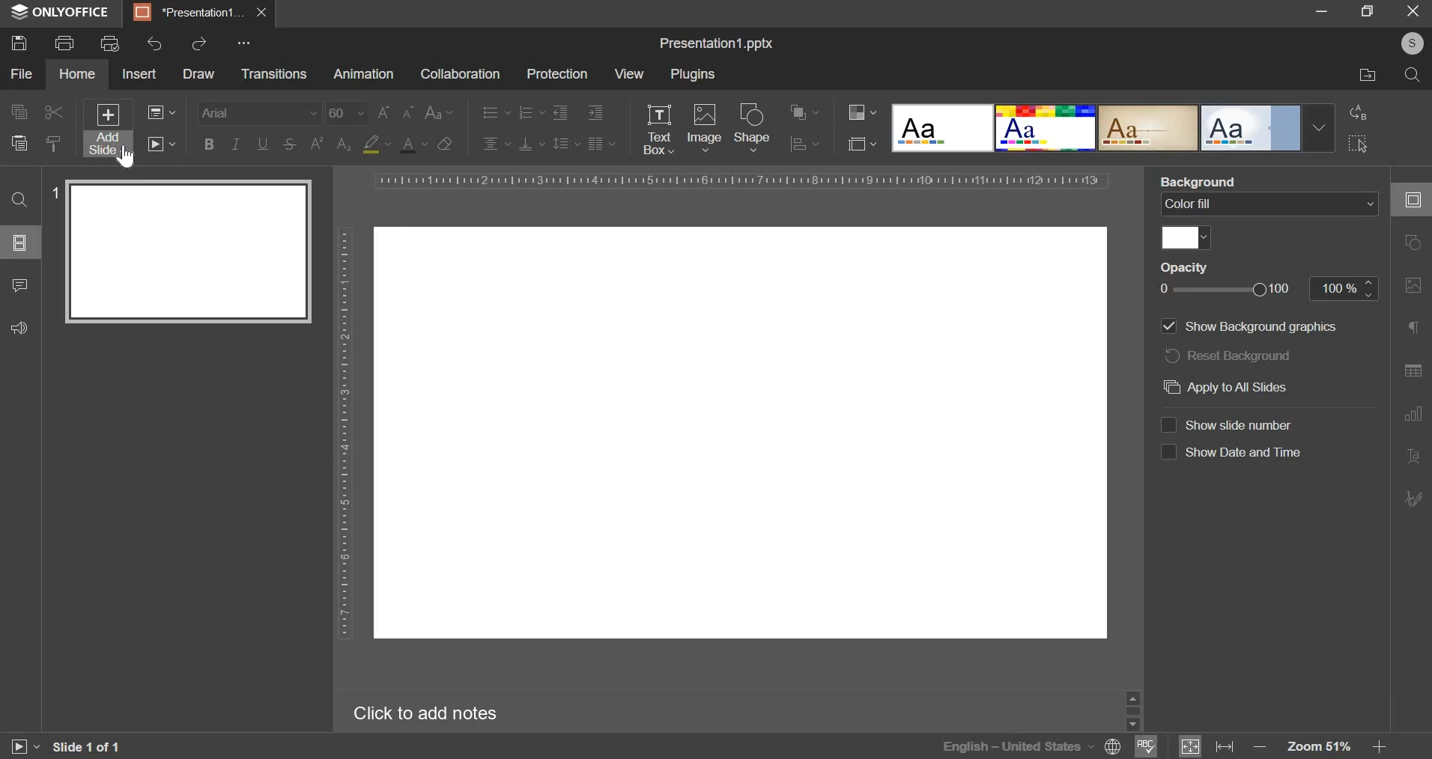 This screenshot has width=1432, height=759. Describe the element at coordinates (19, 283) in the screenshot. I see `comment` at that location.